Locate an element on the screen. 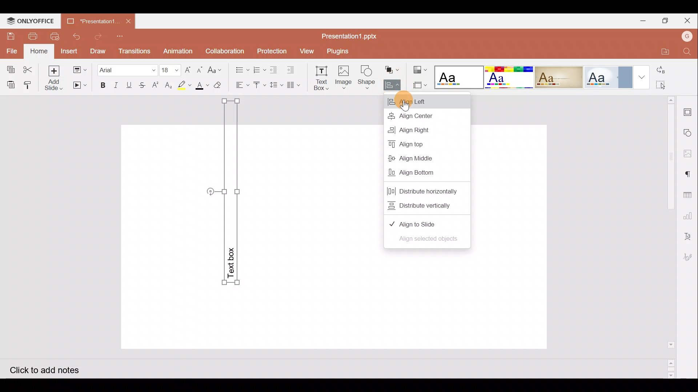 The height and width of the screenshot is (392, 698). Font name is located at coordinates (127, 69).